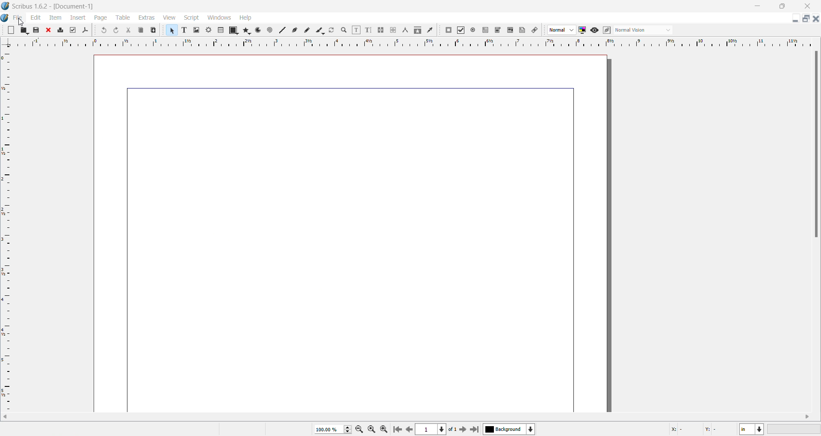 The height and width of the screenshot is (436, 821). I want to click on icon, so click(86, 30).